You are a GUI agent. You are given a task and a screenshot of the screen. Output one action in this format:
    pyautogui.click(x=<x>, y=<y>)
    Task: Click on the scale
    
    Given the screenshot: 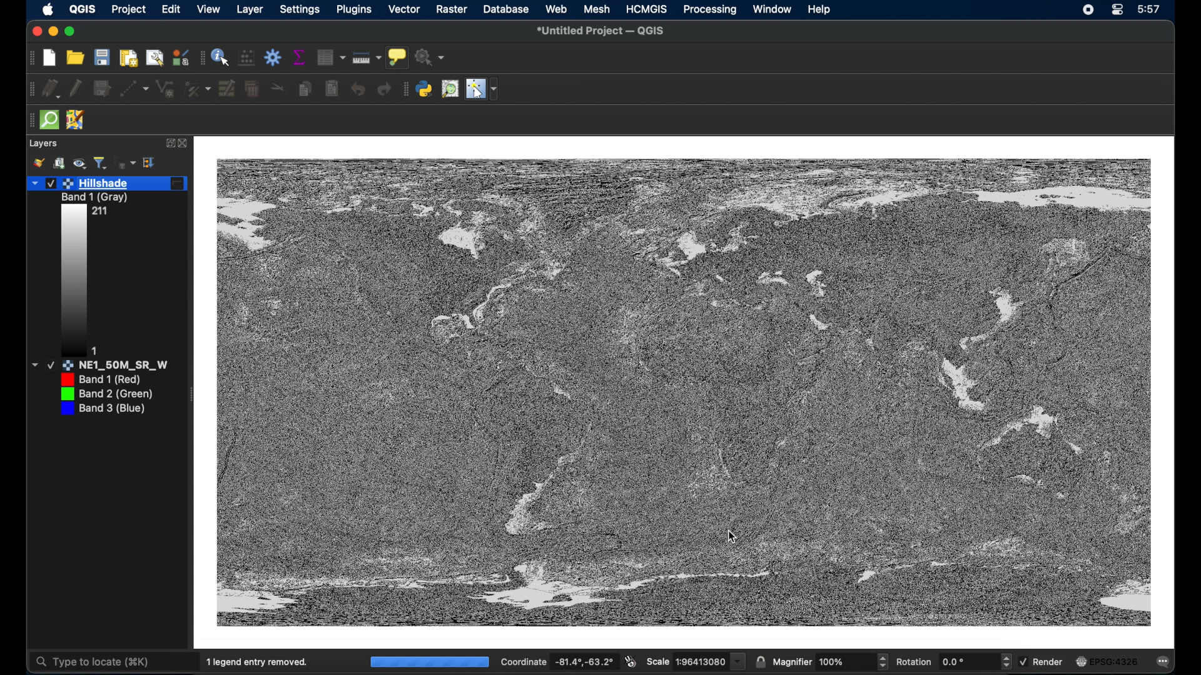 What is the action you would take?
    pyautogui.click(x=696, y=661)
    